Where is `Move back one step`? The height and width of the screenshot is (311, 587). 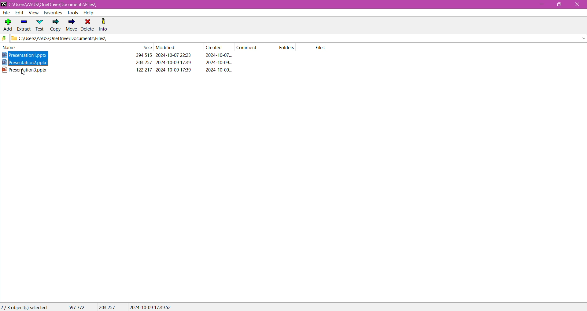
Move back one step is located at coordinates (4, 39).